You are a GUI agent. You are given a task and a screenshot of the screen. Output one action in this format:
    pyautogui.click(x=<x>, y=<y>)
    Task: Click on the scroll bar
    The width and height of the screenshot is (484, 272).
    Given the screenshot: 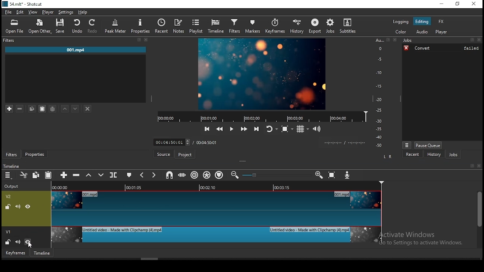 What is the action you would take?
    pyautogui.click(x=479, y=219)
    